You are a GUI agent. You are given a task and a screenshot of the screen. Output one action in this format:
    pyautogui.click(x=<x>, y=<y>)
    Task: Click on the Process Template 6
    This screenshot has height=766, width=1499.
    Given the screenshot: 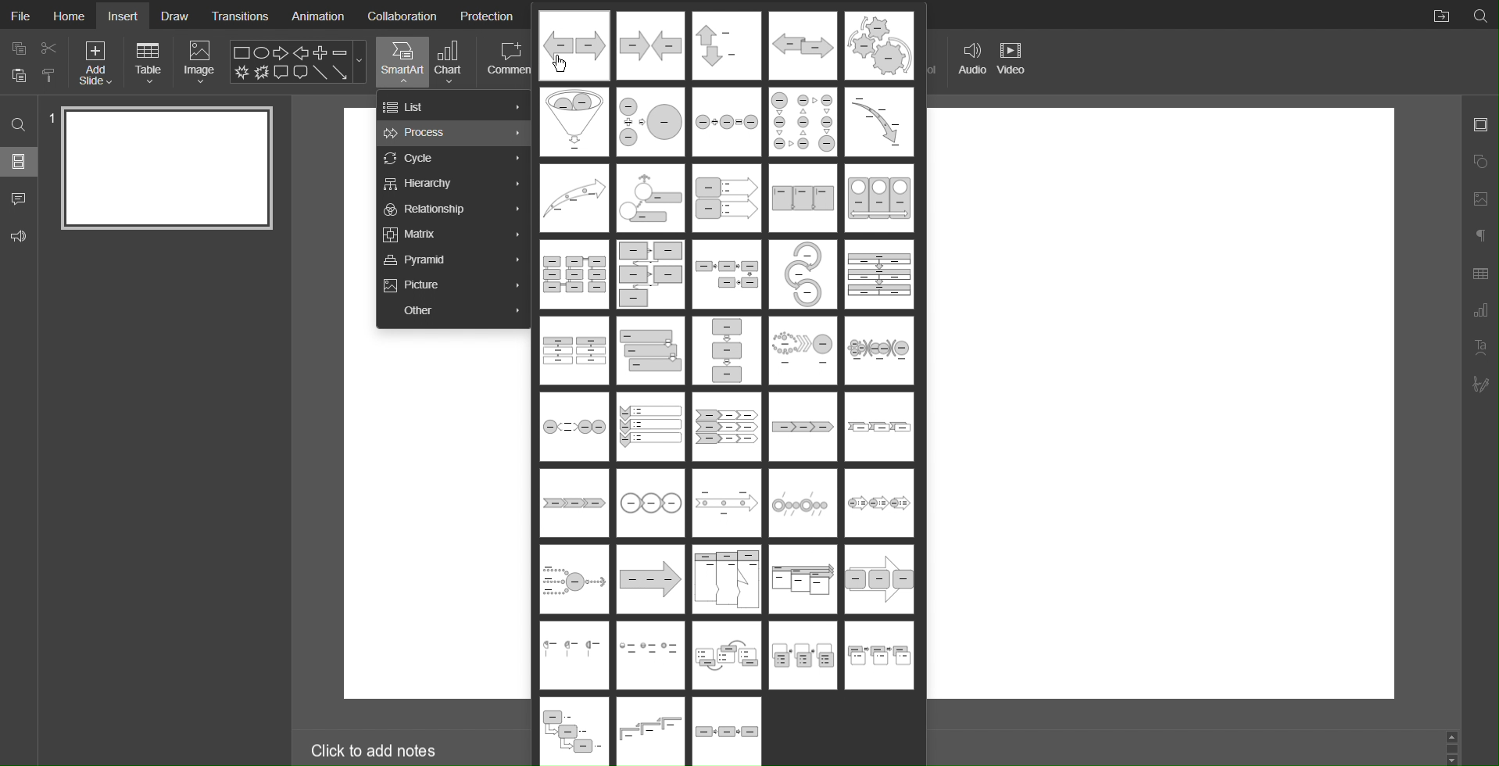 What is the action you would take?
    pyautogui.click(x=574, y=122)
    